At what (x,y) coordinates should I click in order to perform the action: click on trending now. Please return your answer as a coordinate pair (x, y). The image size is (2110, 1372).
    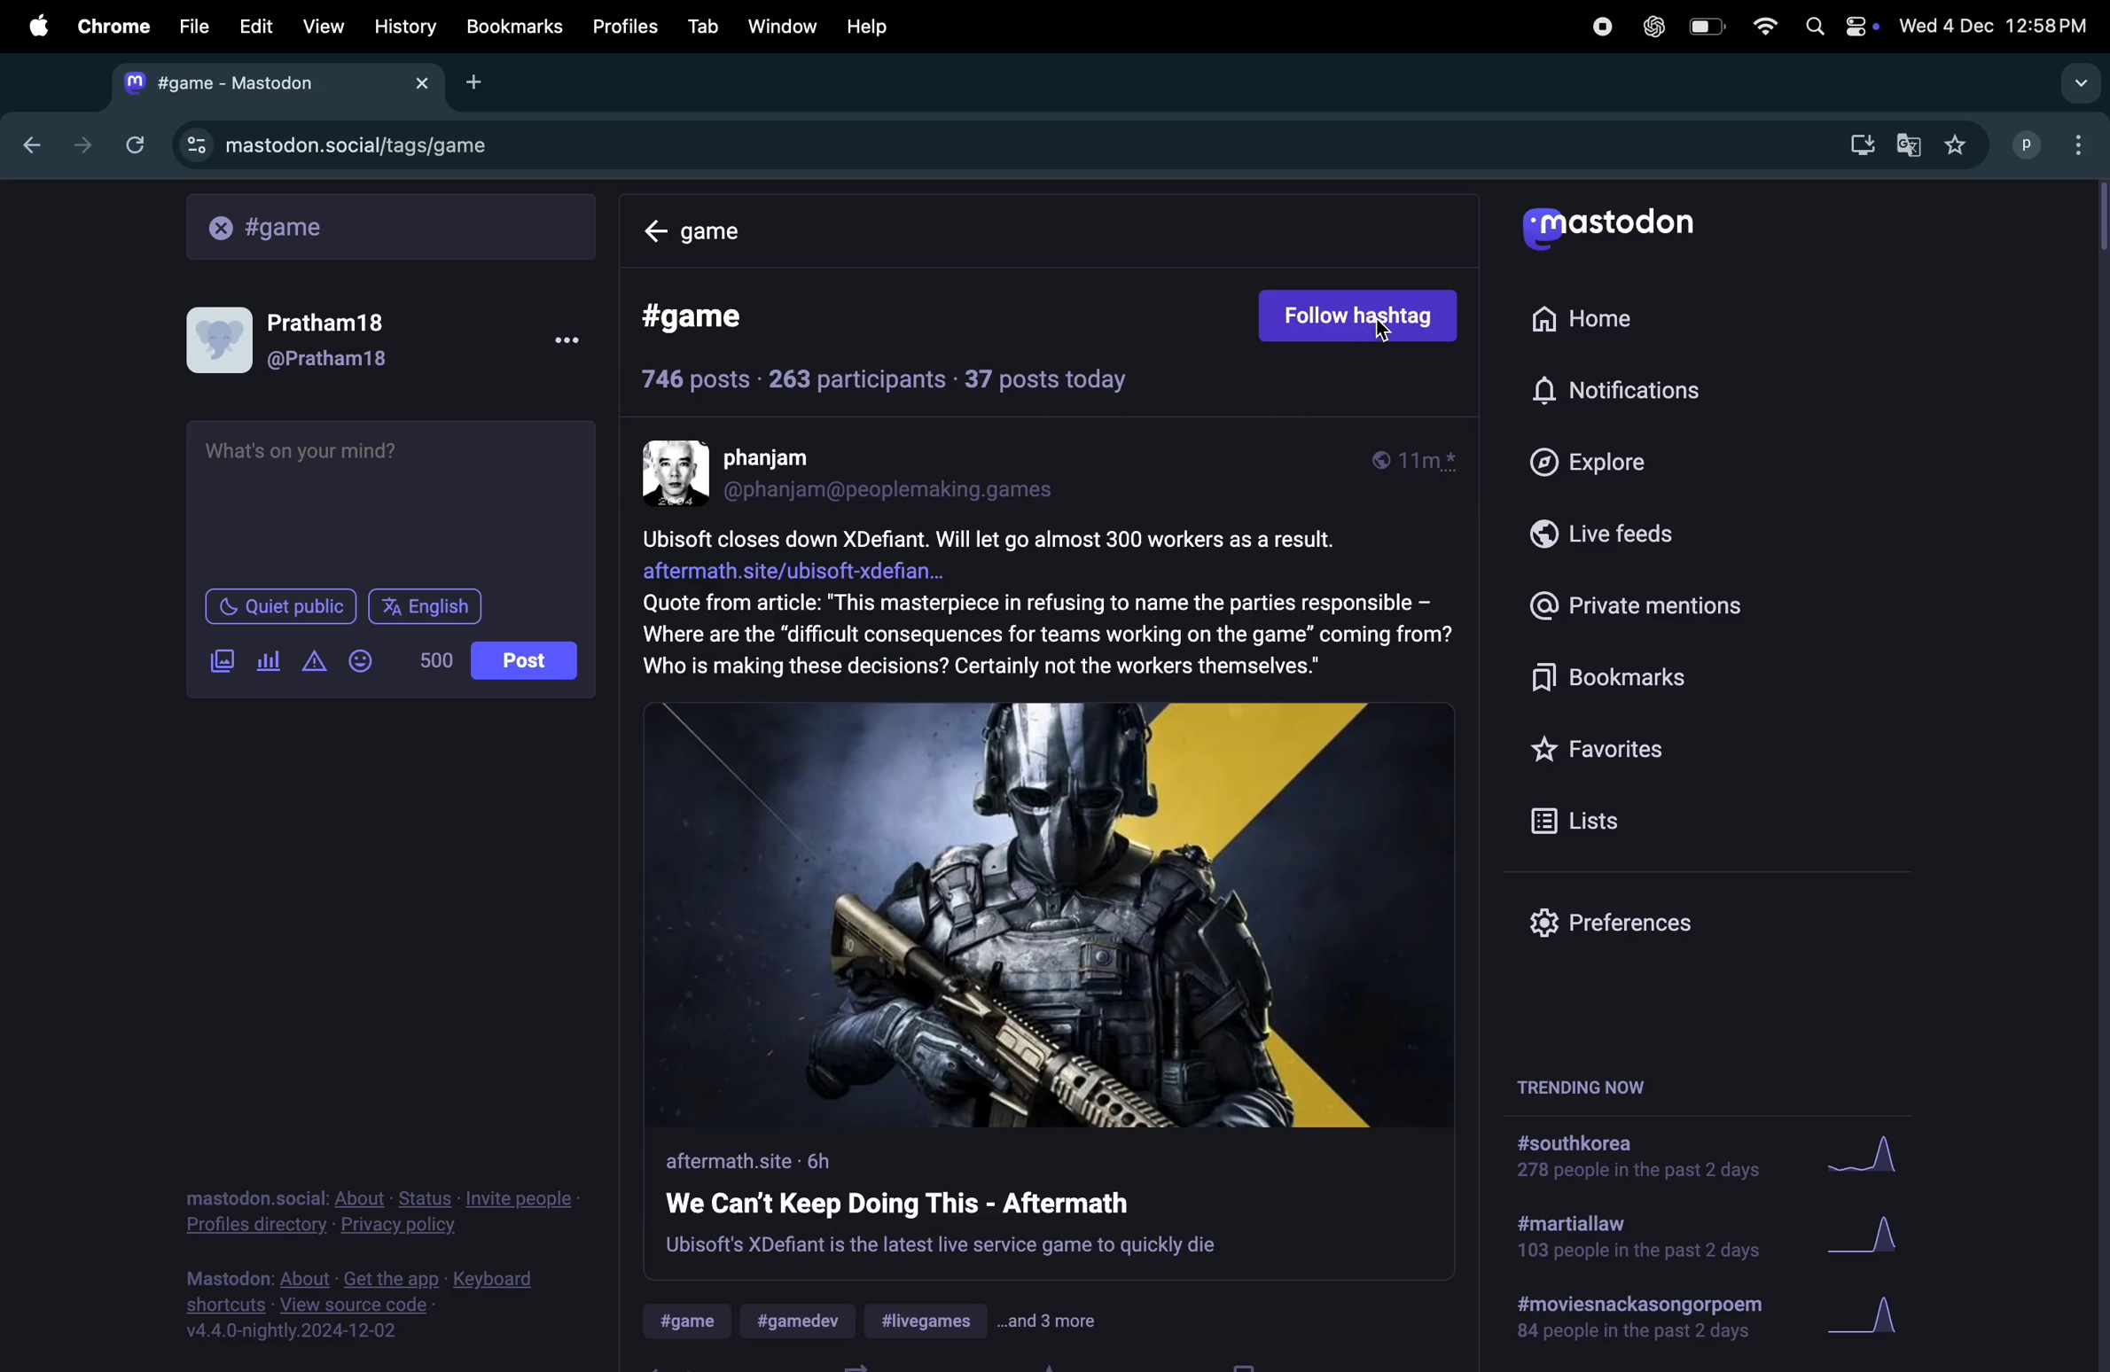
    Looking at the image, I should click on (1578, 1085).